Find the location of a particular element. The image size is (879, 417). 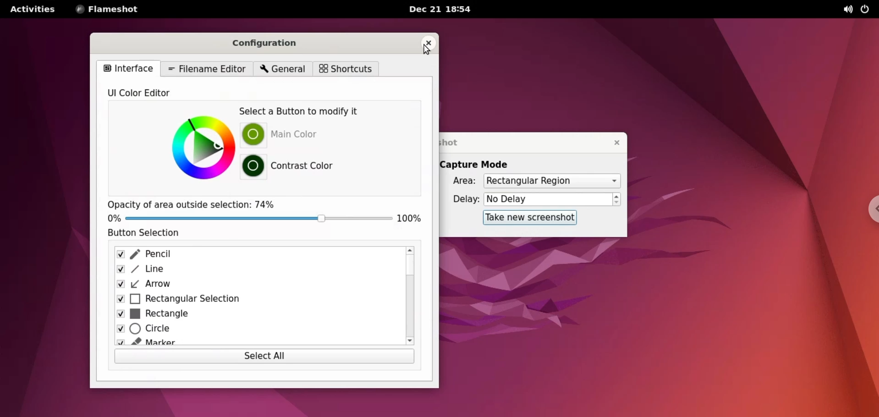

delay: is located at coordinates (461, 201).